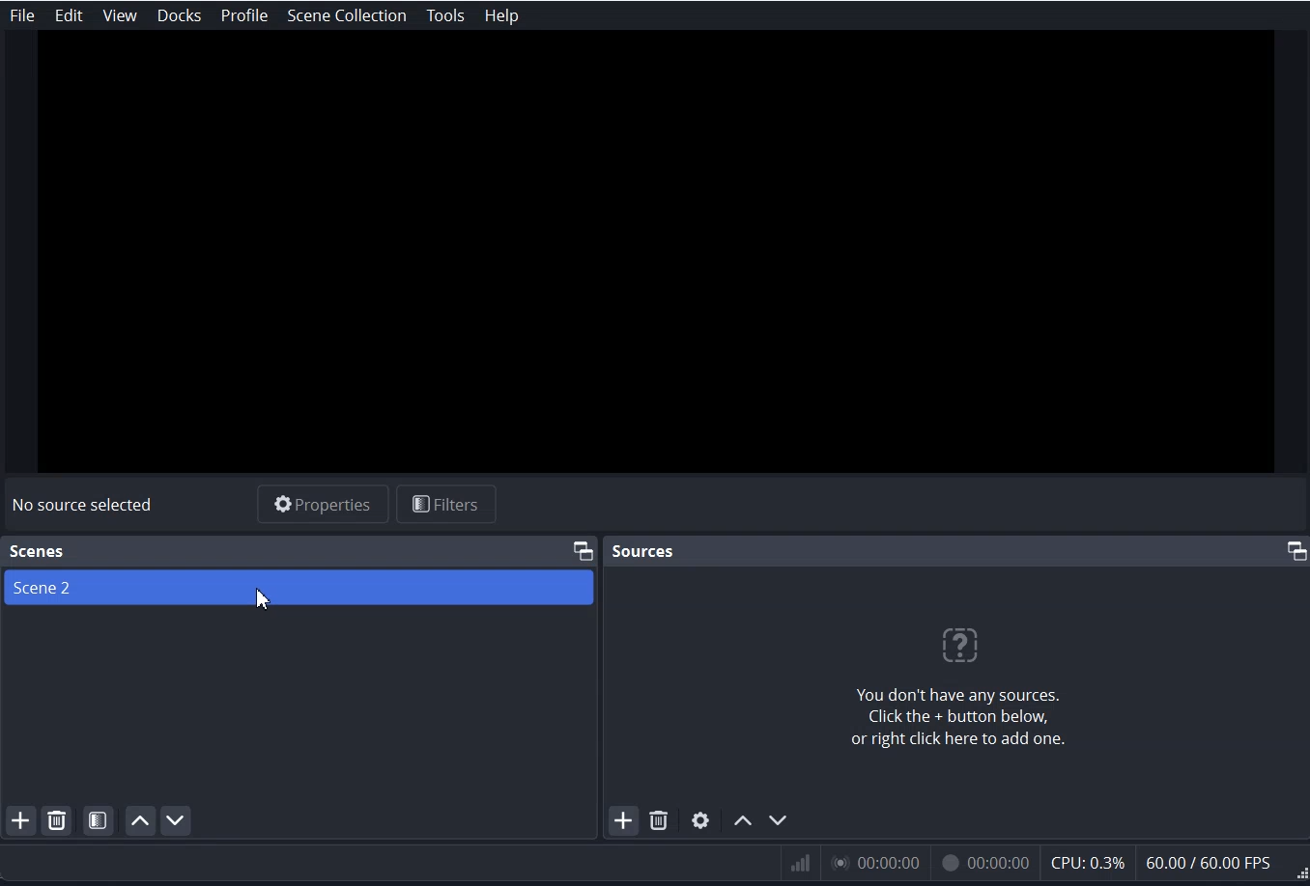  I want to click on Open Scene Filter, so click(99, 820).